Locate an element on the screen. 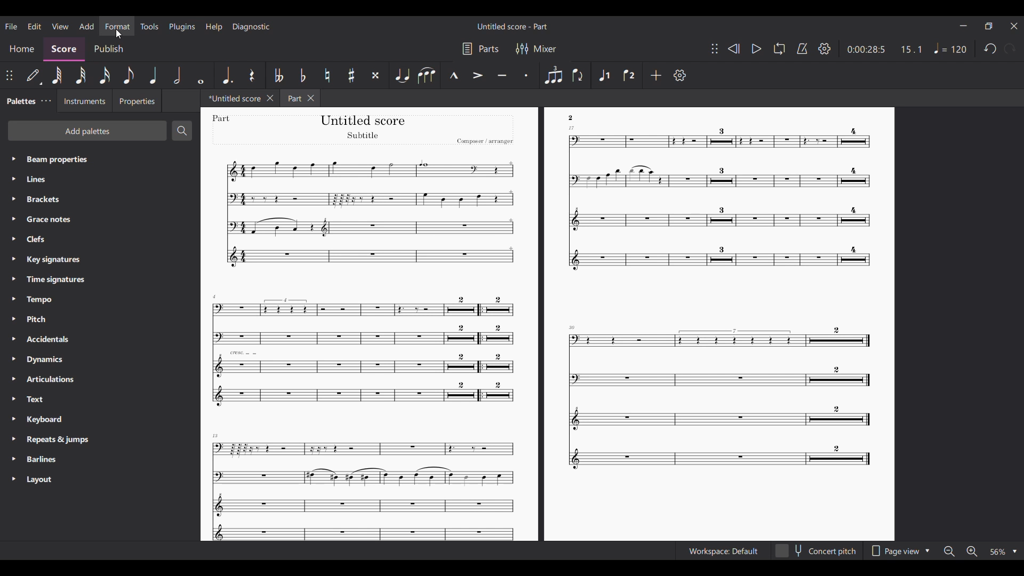 The width and height of the screenshot is (1024, 576). Publish section is located at coordinates (108, 49).